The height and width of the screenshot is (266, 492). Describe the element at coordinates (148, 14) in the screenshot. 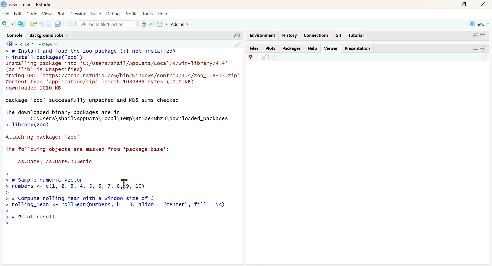

I see `tools` at that location.